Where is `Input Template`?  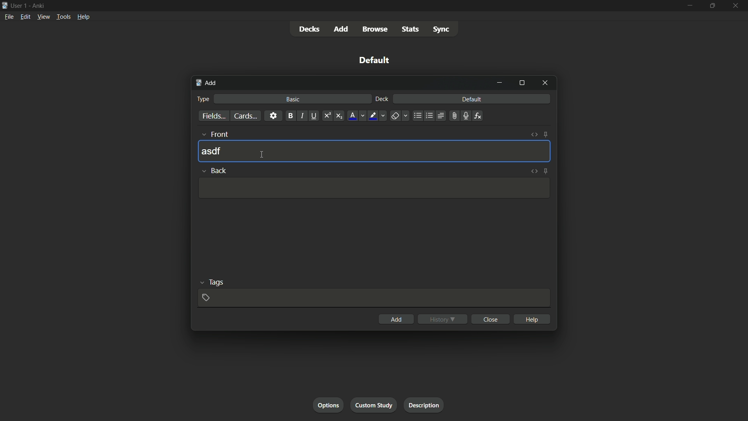
Input Template is located at coordinates (372, 188).